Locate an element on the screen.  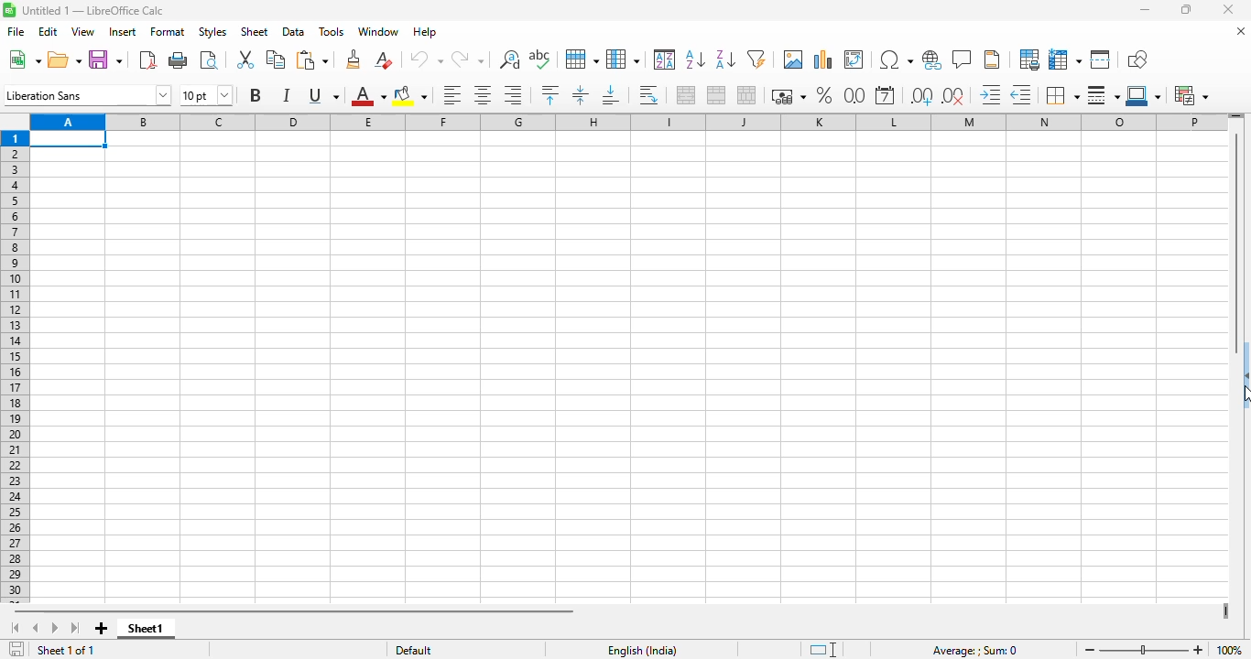
data is located at coordinates (294, 32).